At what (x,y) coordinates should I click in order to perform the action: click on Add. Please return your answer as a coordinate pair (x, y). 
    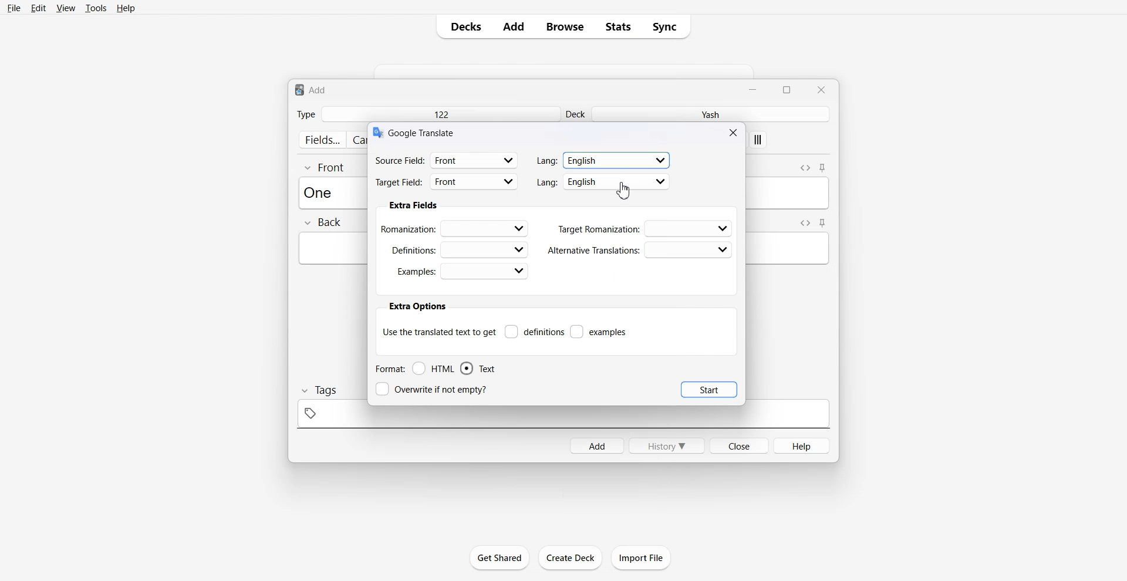
    Looking at the image, I should click on (514, 26).